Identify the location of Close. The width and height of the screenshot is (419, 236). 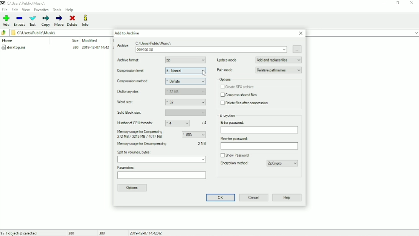
(412, 3).